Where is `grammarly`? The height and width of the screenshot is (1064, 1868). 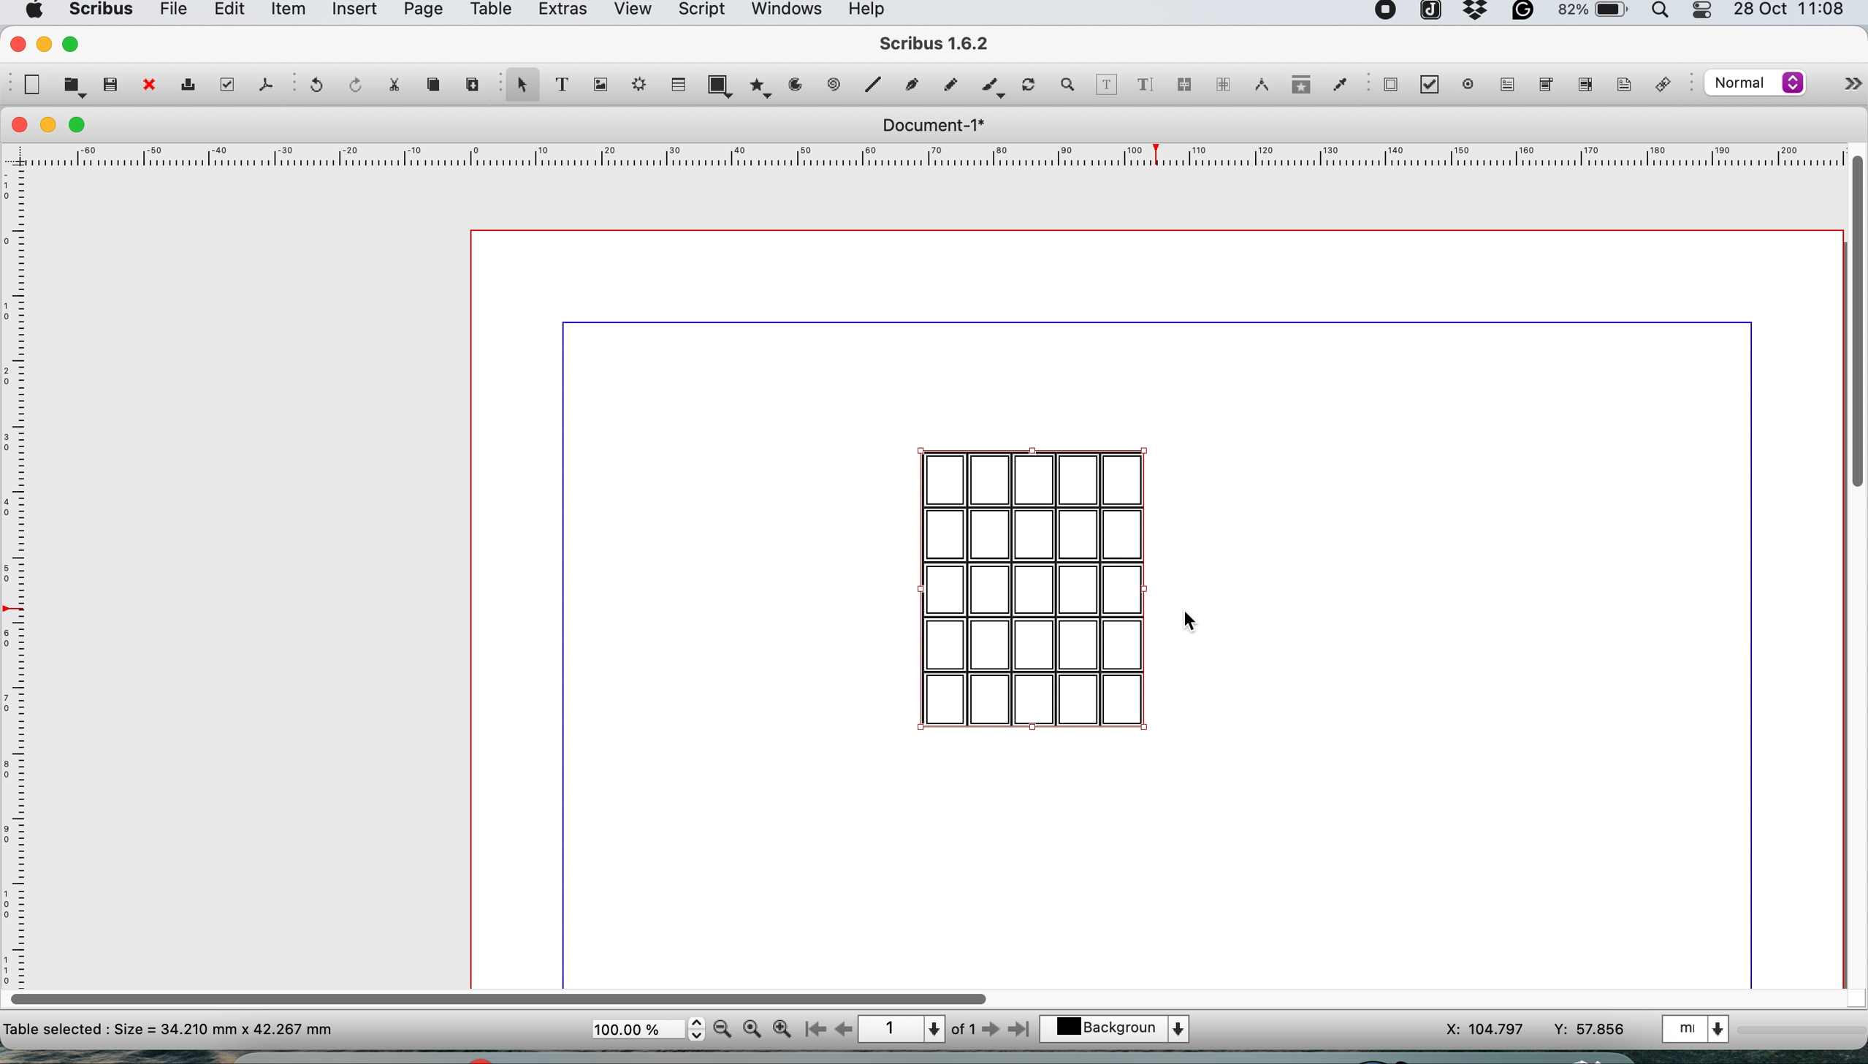 grammarly is located at coordinates (1525, 15).